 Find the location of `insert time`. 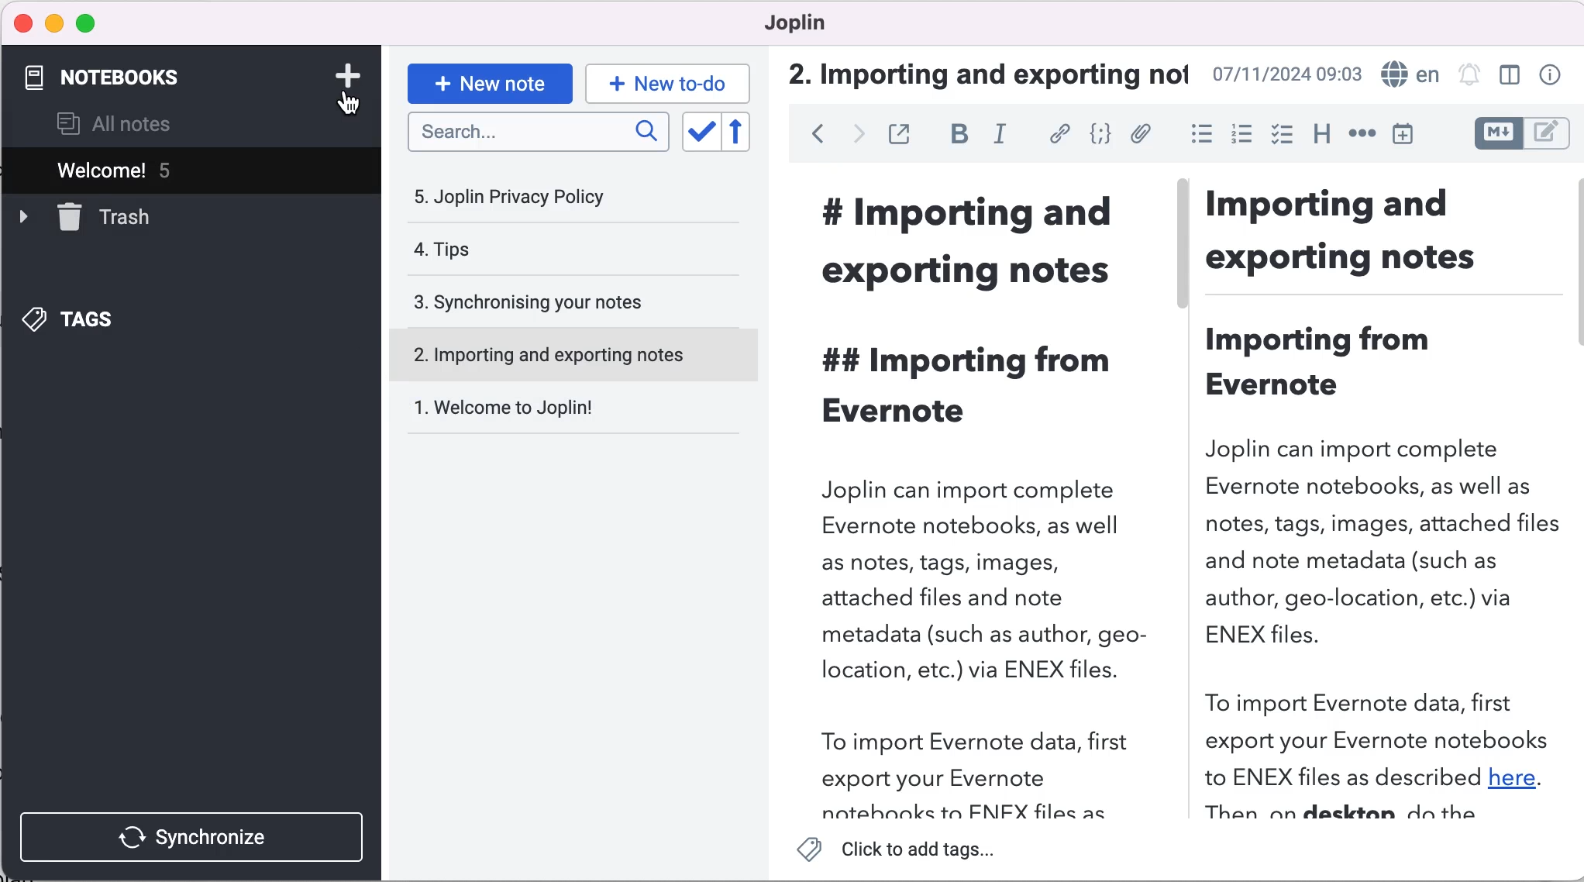

insert time is located at coordinates (1406, 134).